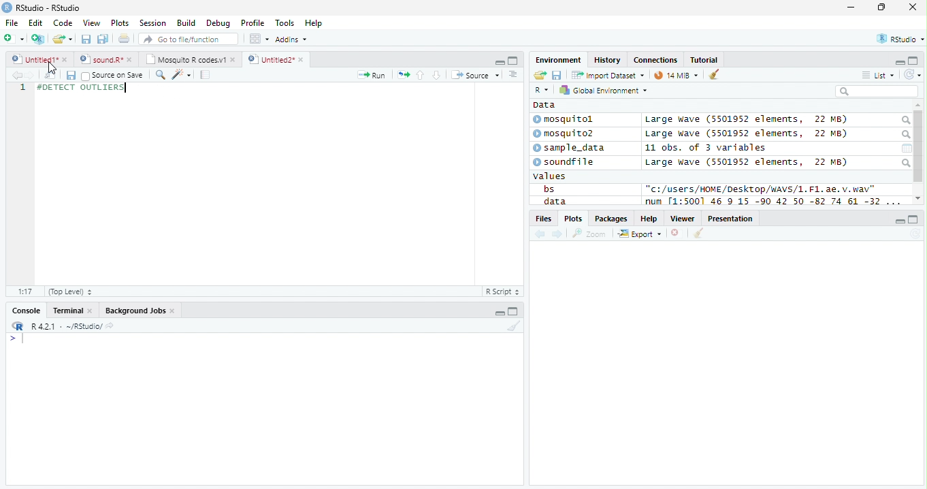  Describe the element at coordinates (36, 23) in the screenshot. I see `Edit` at that location.